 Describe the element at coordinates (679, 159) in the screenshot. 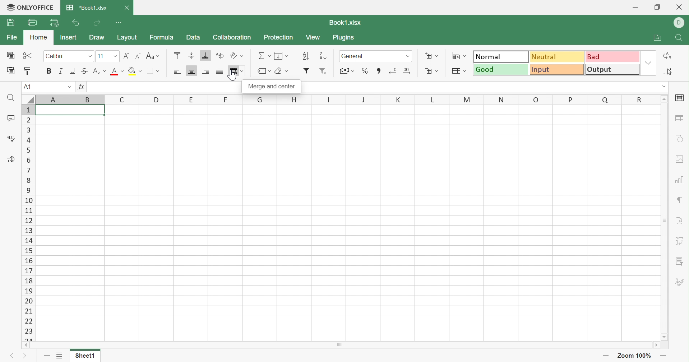

I see `Image settings` at that location.